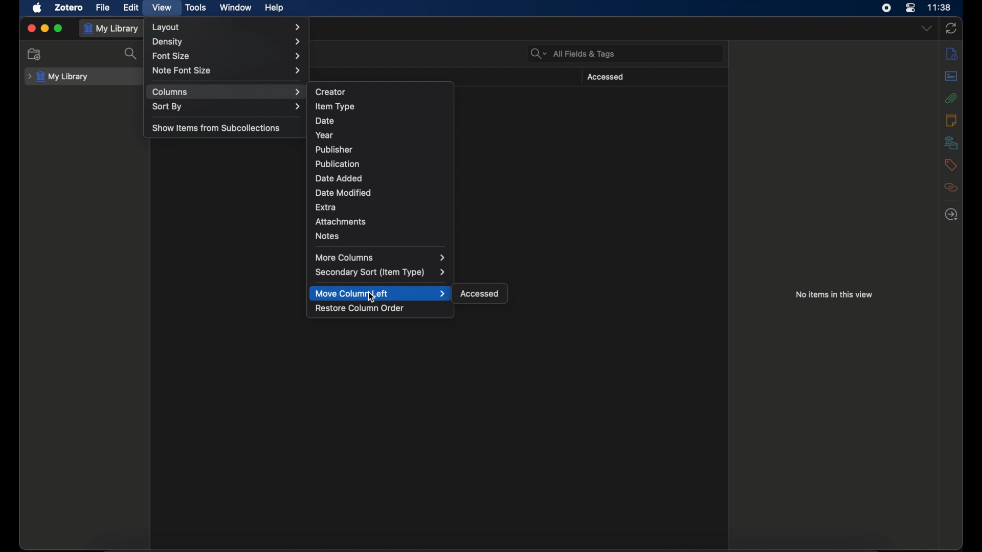  I want to click on close, so click(31, 28).